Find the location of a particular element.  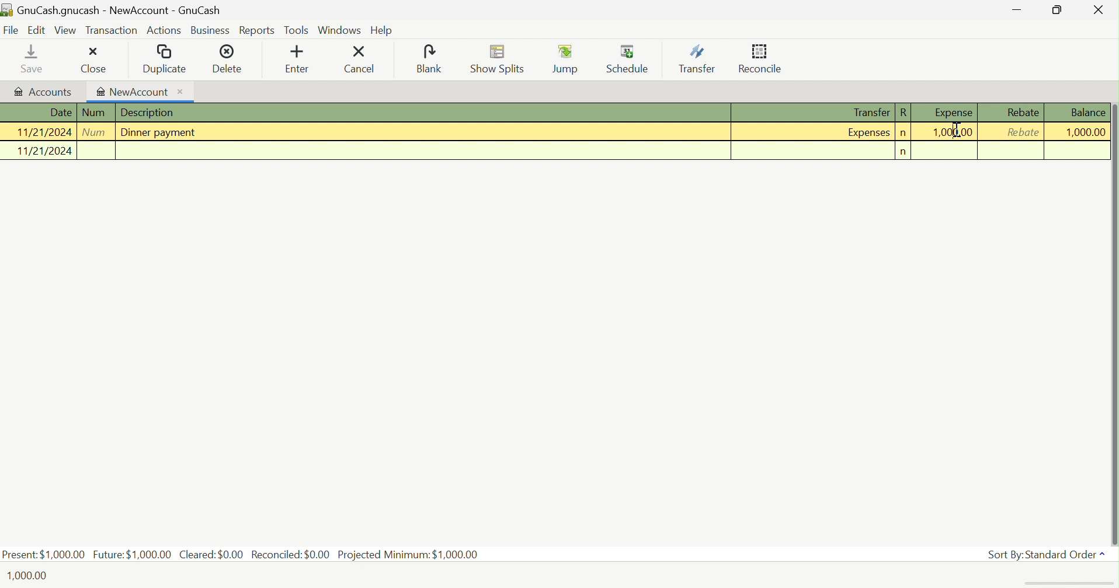

1,000.00 is located at coordinates (30, 576).